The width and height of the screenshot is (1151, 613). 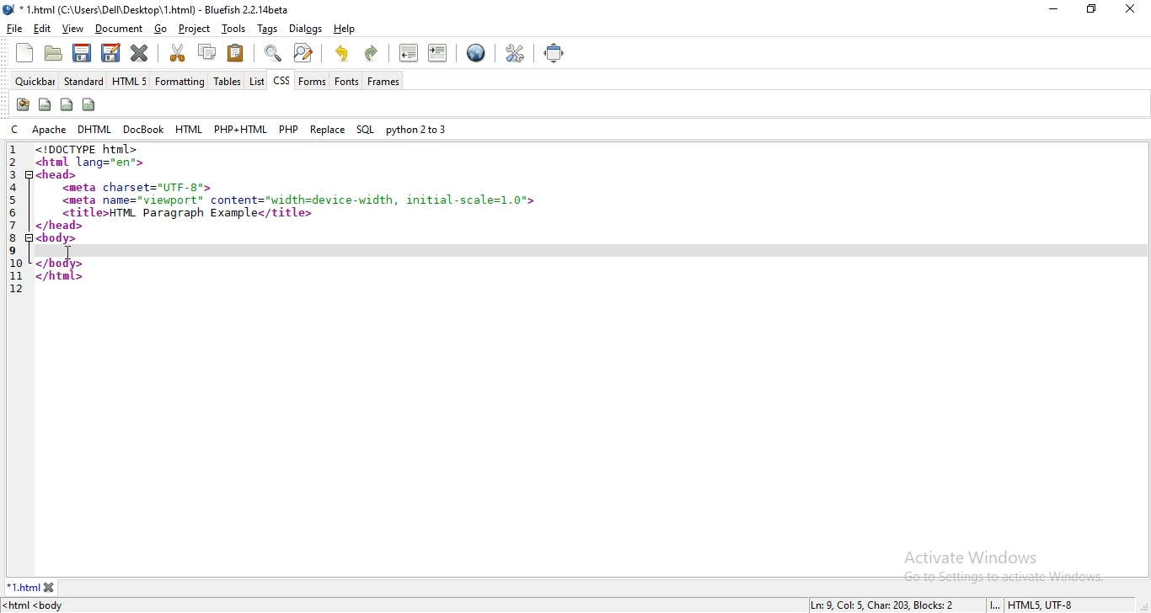 I want to click on docbook, so click(x=143, y=130).